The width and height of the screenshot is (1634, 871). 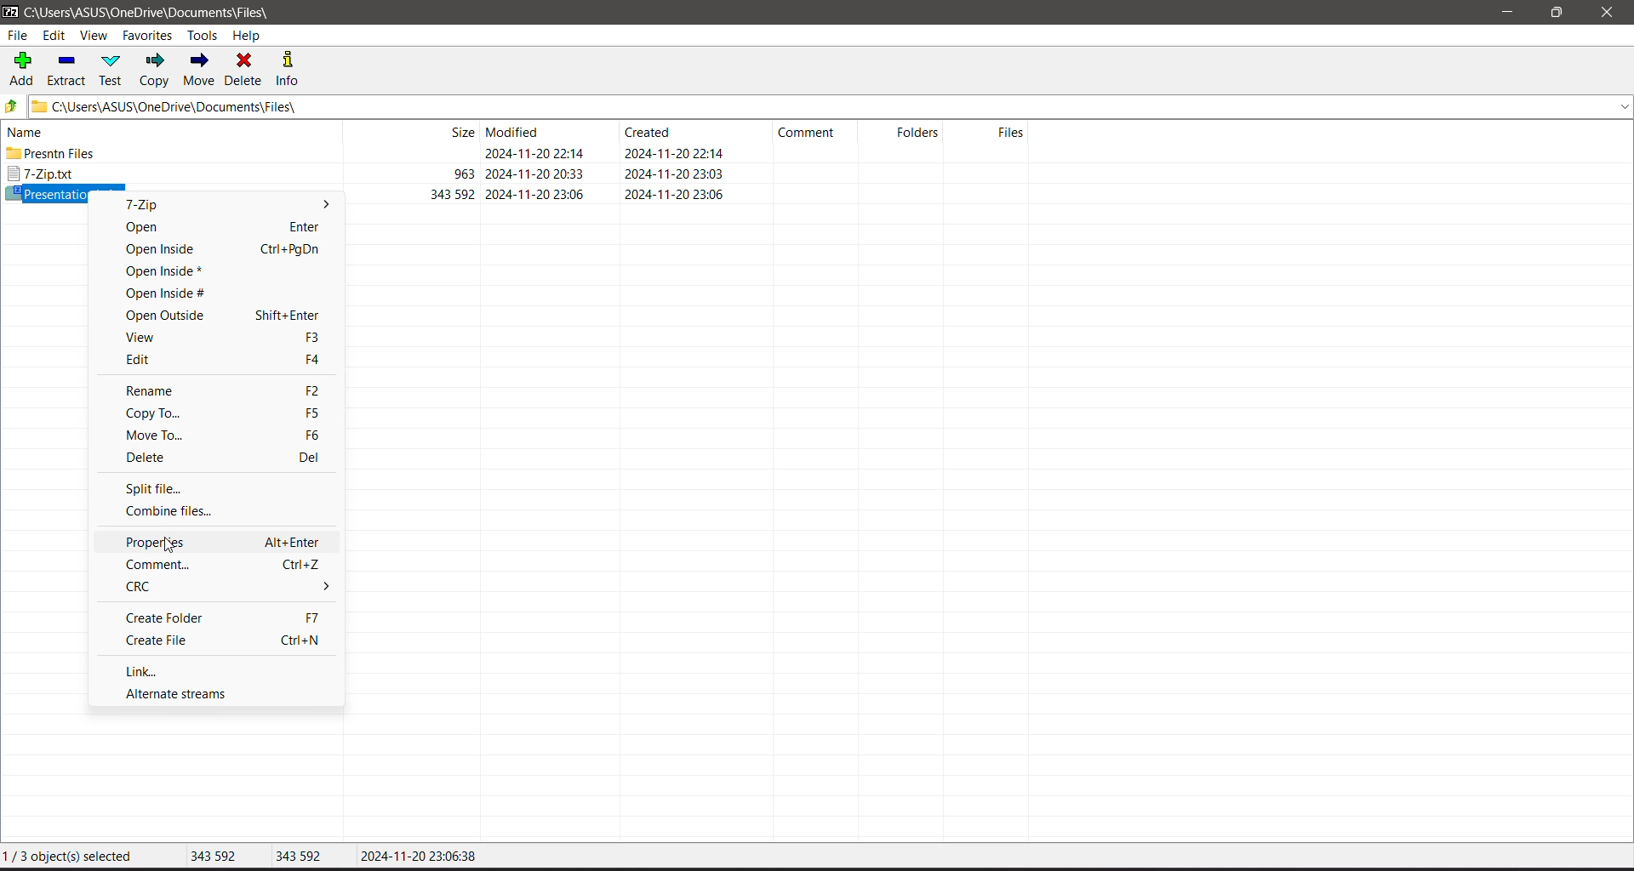 I want to click on Alternate streams, so click(x=169, y=694).